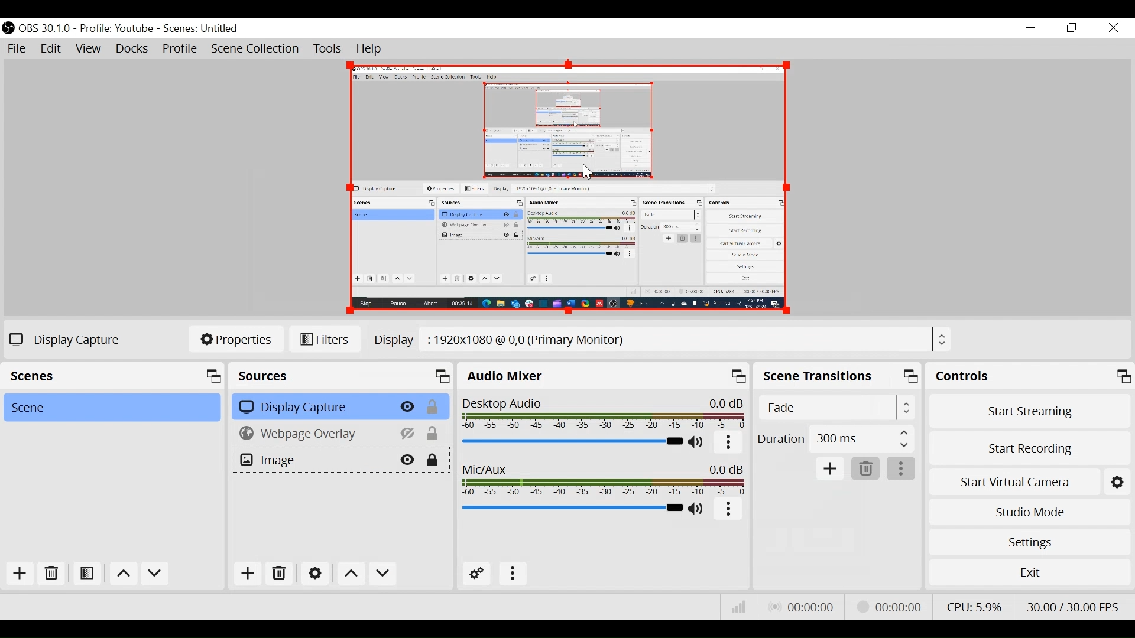 This screenshot has width=1135, height=638. What do you see at coordinates (406, 460) in the screenshot?
I see `Hide/Display` at bounding box center [406, 460].